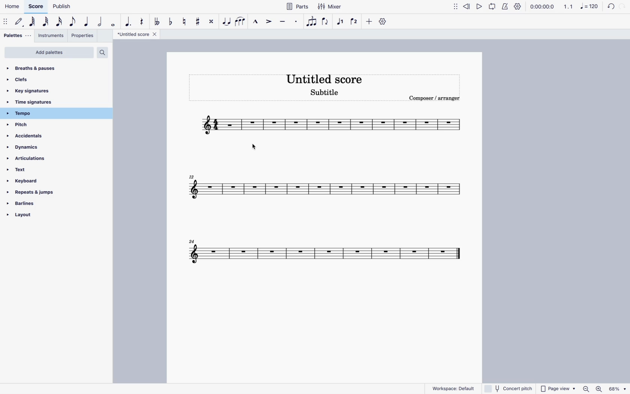  Describe the element at coordinates (324, 253) in the screenshot. I see `score` at that location.